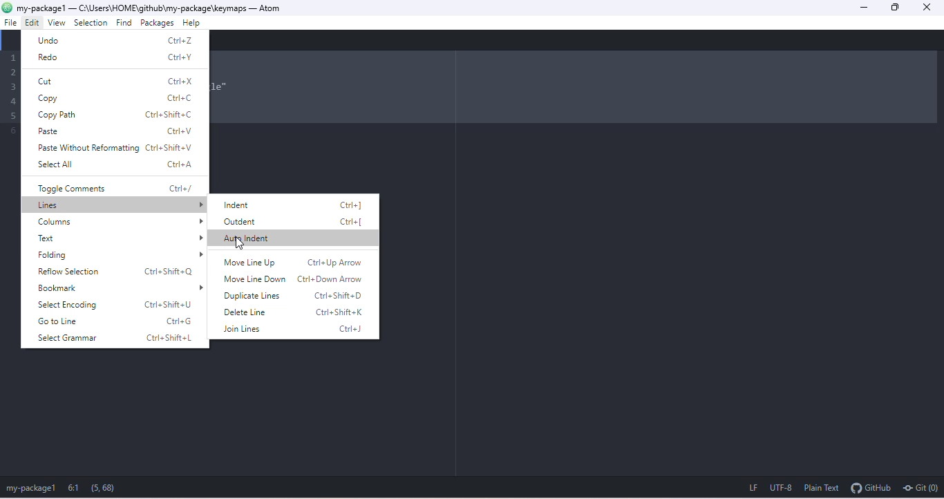 This screenshot has width=944, height=499. I want to click on 6:1, so click(76, 488).